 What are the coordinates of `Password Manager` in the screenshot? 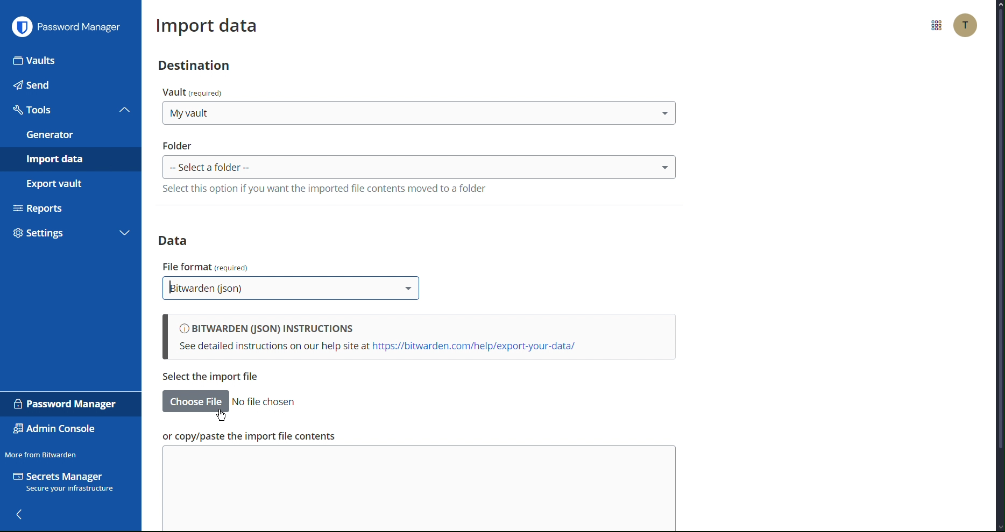 It's located at (67, 404).